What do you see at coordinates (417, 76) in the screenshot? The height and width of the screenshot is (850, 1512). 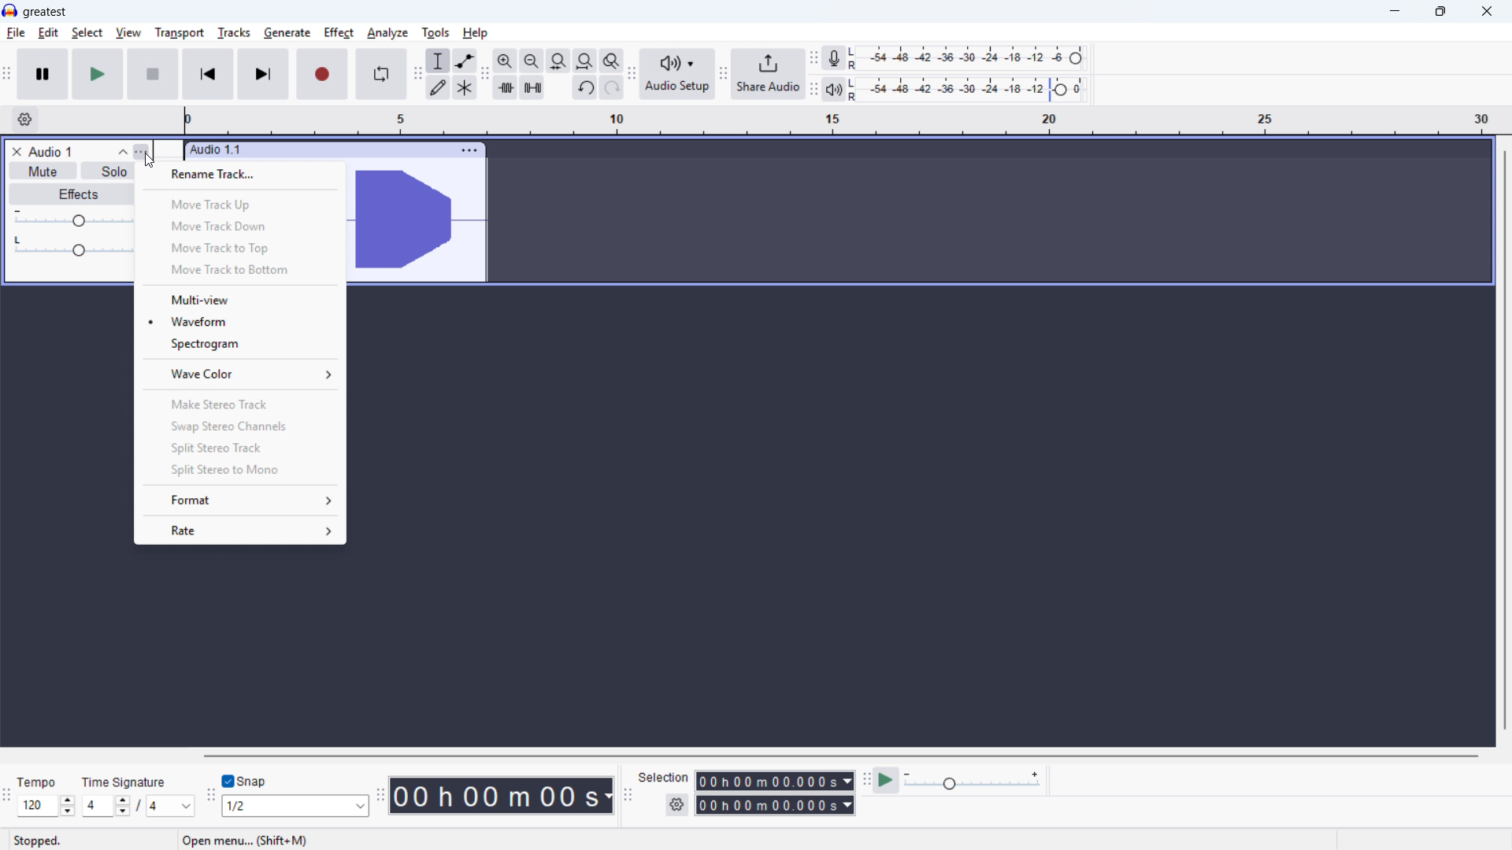 I see `tools toolbar` at bounding box center [417, 76].